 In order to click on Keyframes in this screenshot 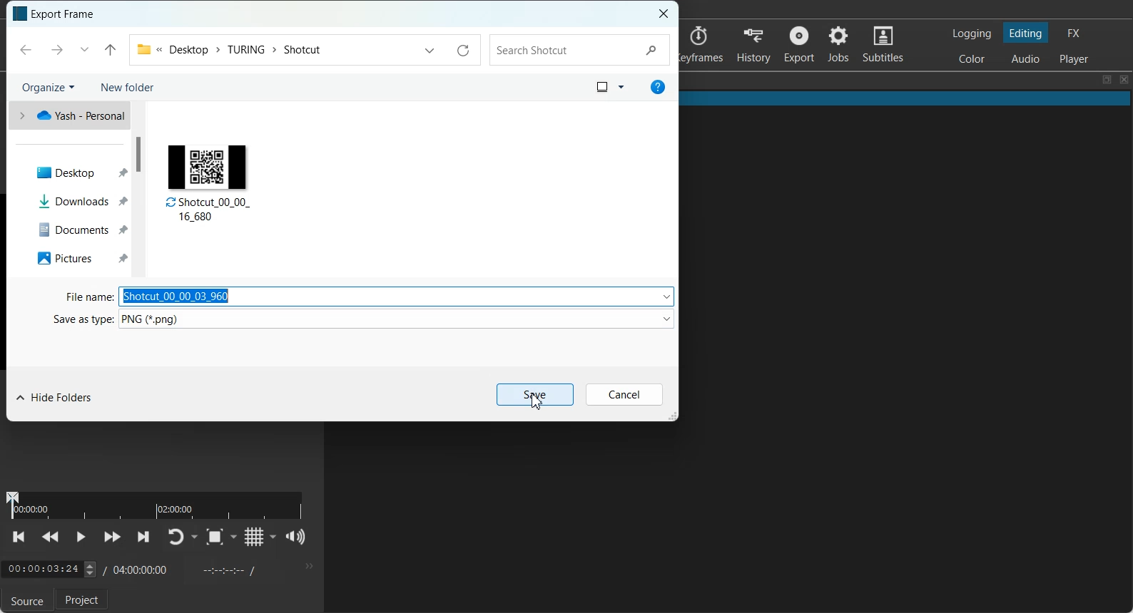, I will do `click(704, 44)`.